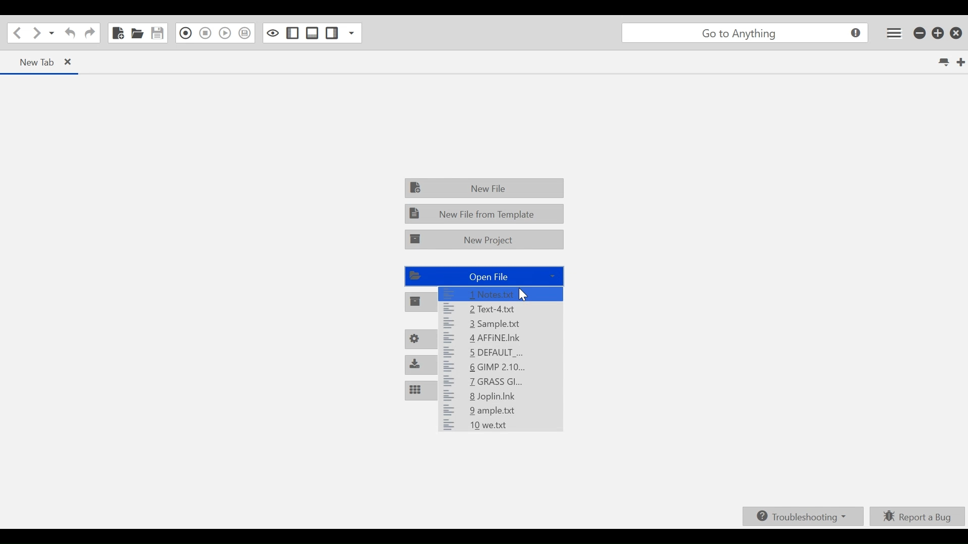  Describe the element at coordinates (52, 33) in the screenshot. I see `Recent LOcations` at that location.